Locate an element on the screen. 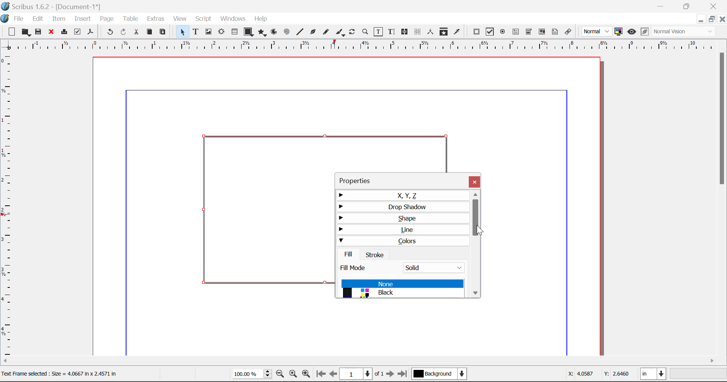 This screenshot has width=727, height=382. Link Annotation is located at coordinates (568, 32).